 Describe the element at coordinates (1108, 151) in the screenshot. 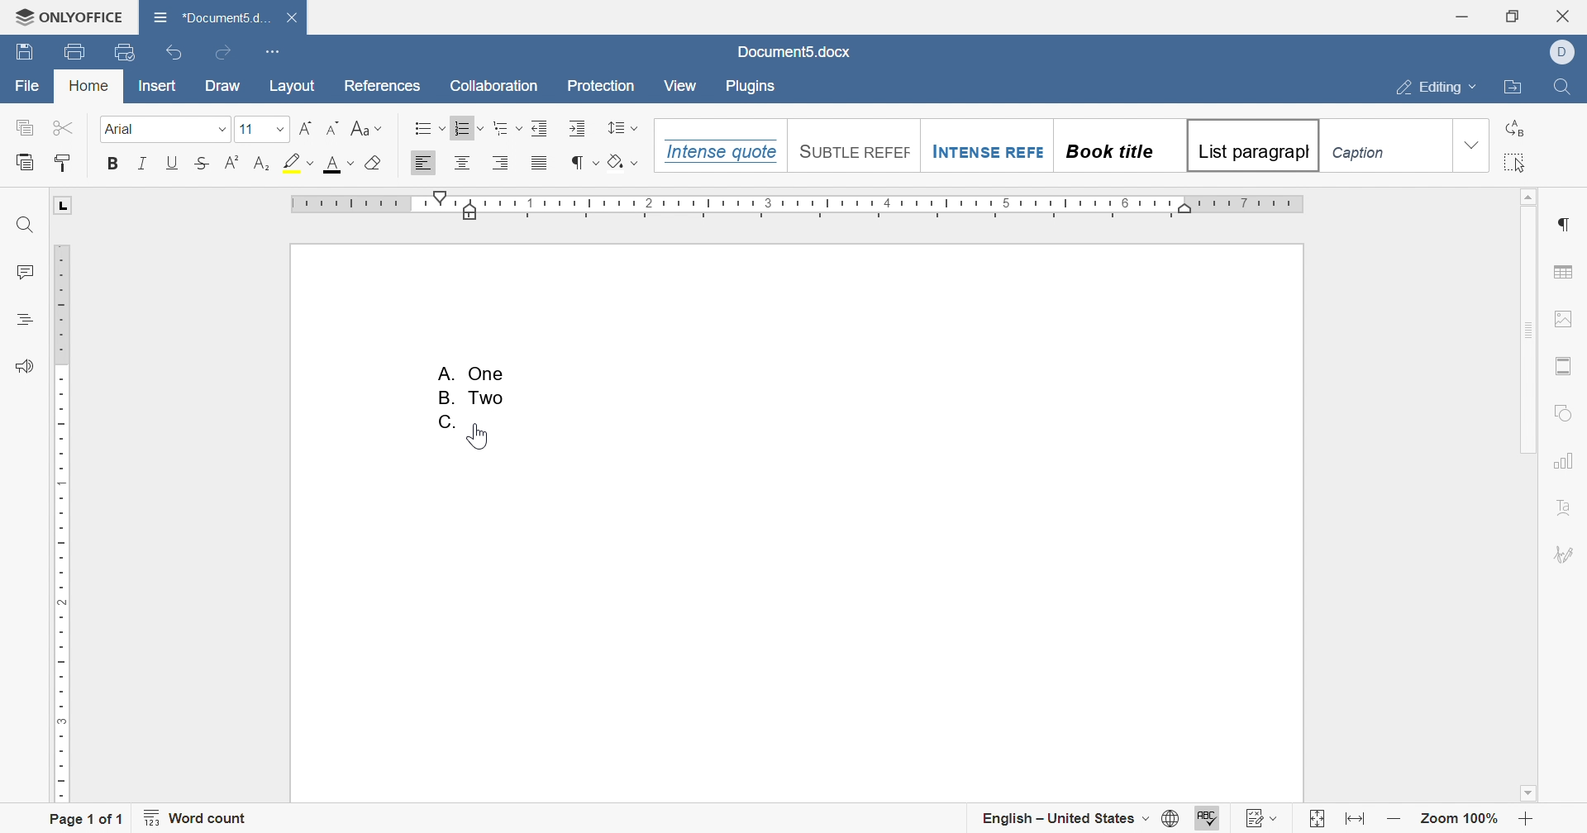

I see `Book title` at that location.